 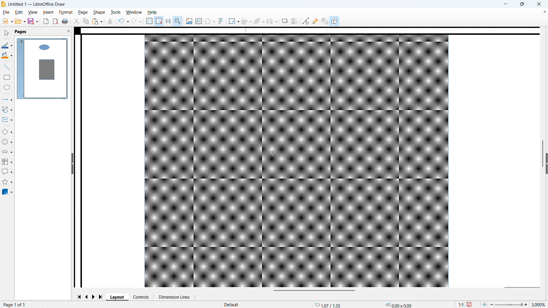 I want to click on Insert symbol , so click(x=210, y=21).